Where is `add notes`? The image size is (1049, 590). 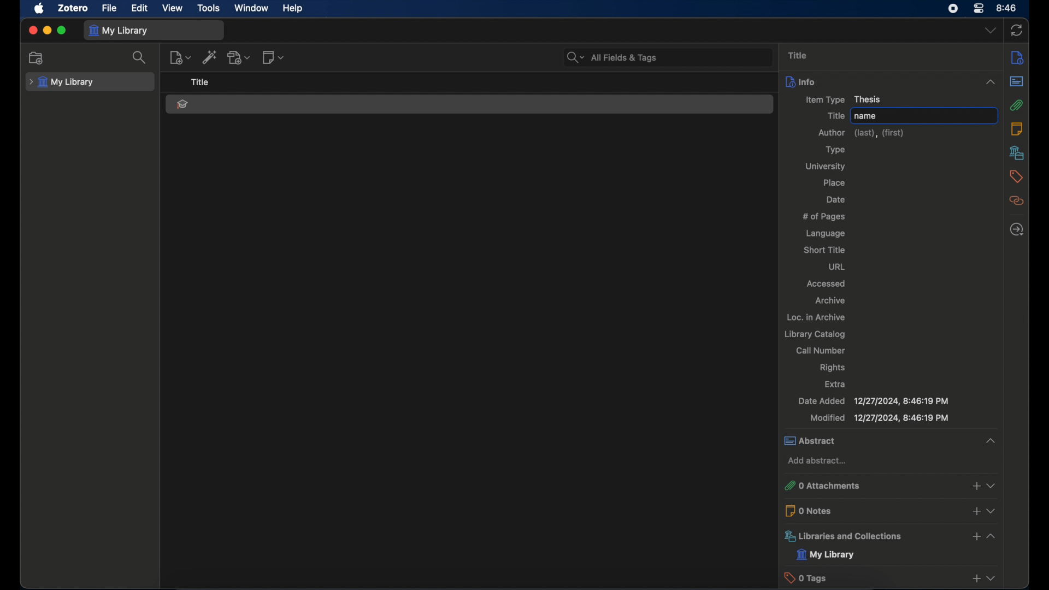
add notes is located at coordinates (974, 511).